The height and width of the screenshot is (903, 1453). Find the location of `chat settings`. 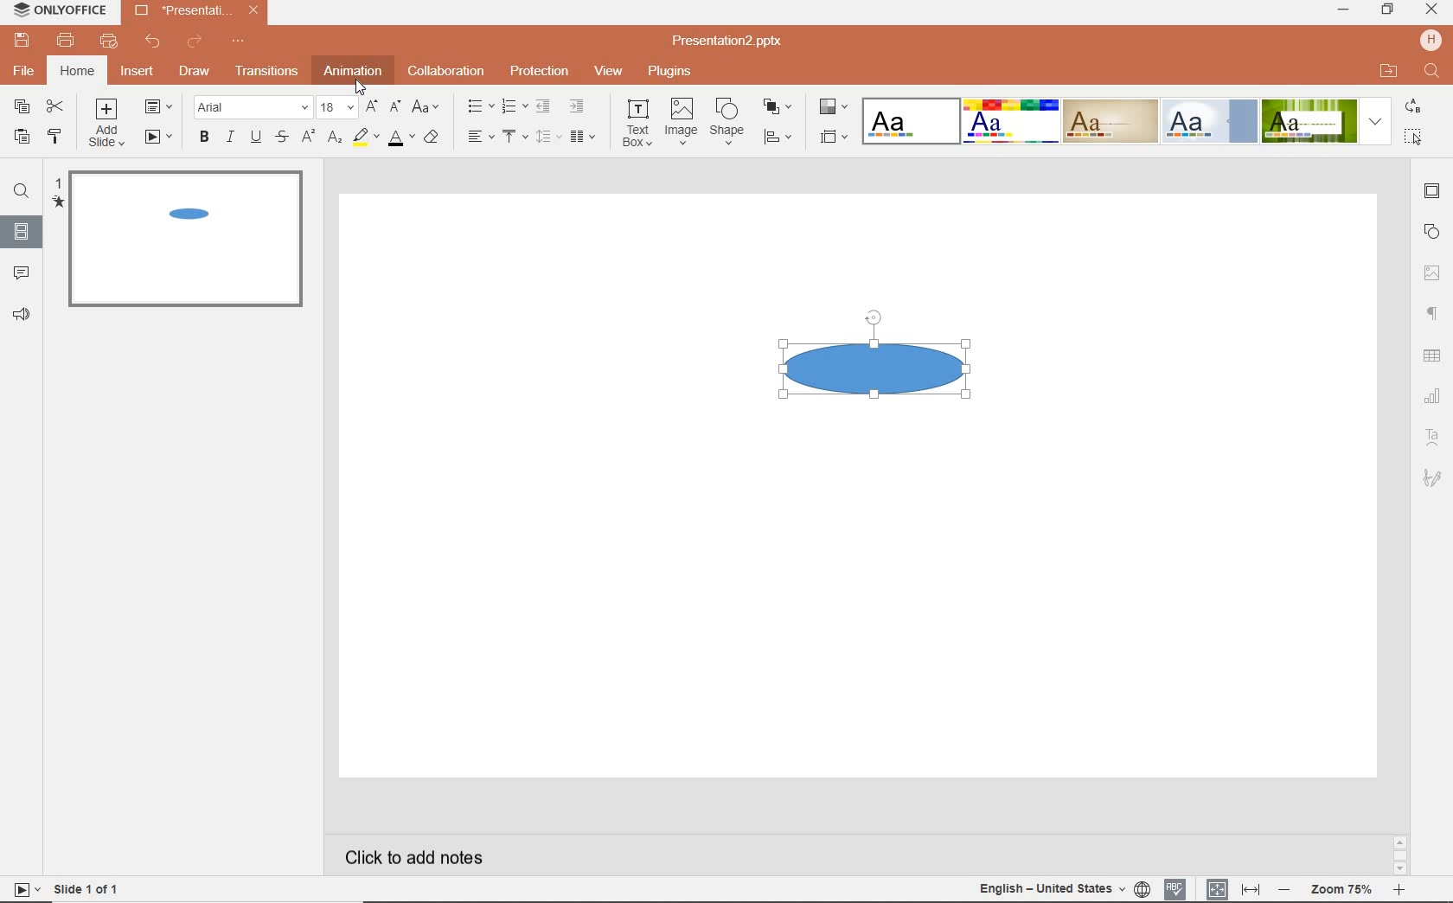

chat settings is located at coordinates (1433, 394).